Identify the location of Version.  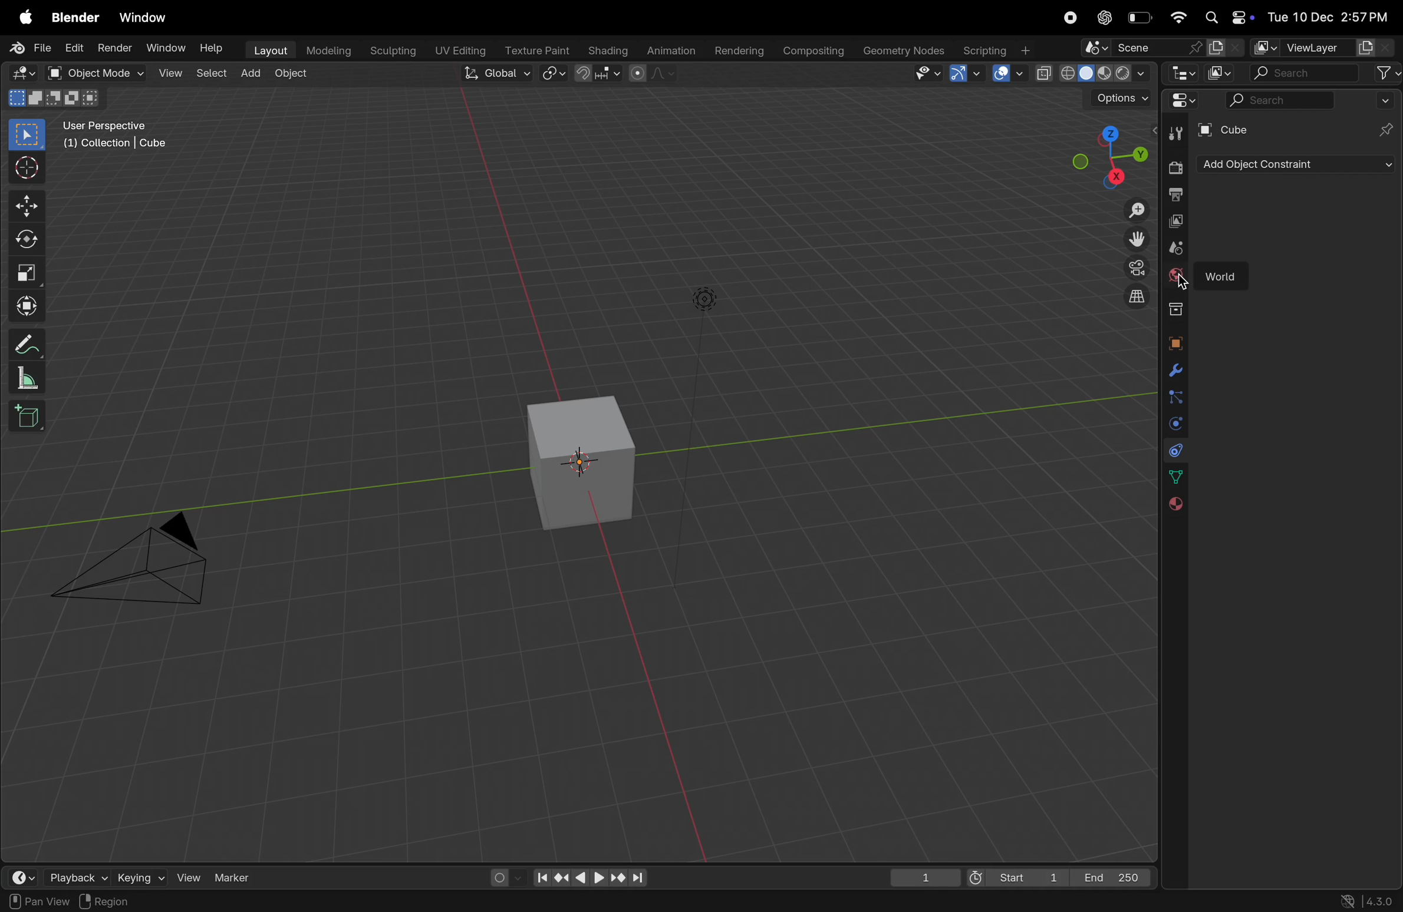
(1369, 900).